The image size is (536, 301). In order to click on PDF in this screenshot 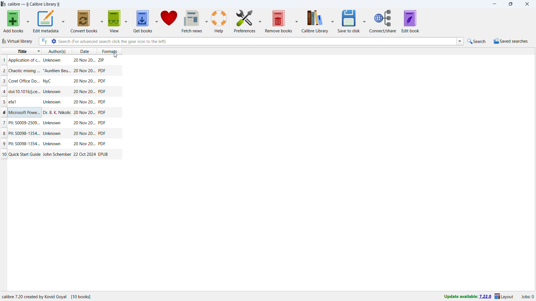, I will do `click(103, 144)`.